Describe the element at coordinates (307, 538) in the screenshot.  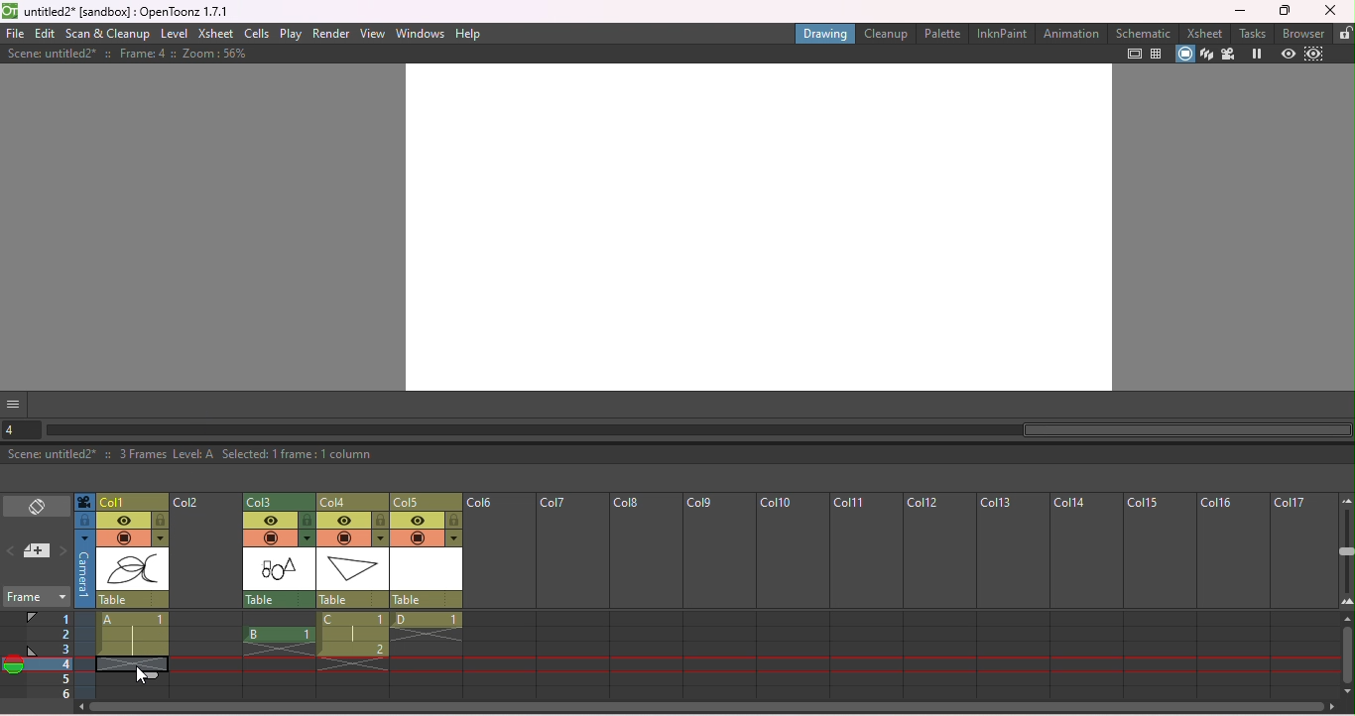
I see `Additional column settings` at that location.